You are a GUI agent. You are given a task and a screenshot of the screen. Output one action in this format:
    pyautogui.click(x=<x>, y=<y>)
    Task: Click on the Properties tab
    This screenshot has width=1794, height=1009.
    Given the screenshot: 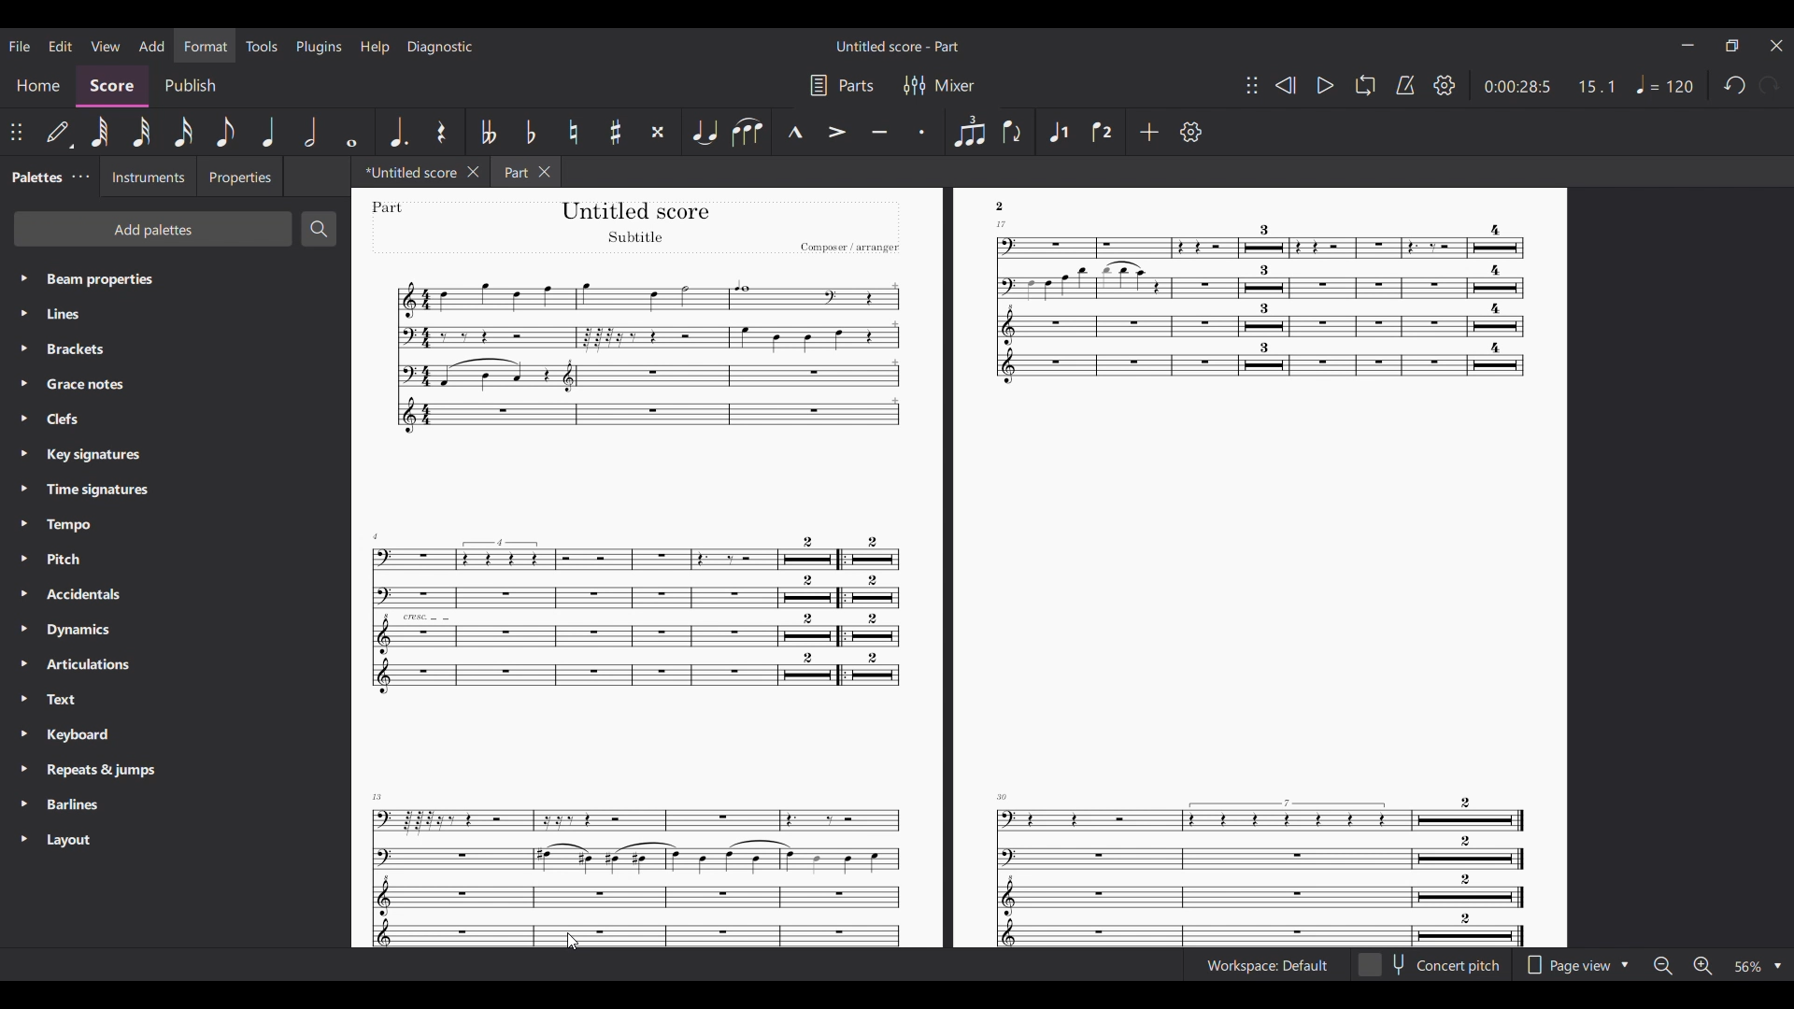 What is the action you would take?
    pyautogui.click(x=242, y=177)
    